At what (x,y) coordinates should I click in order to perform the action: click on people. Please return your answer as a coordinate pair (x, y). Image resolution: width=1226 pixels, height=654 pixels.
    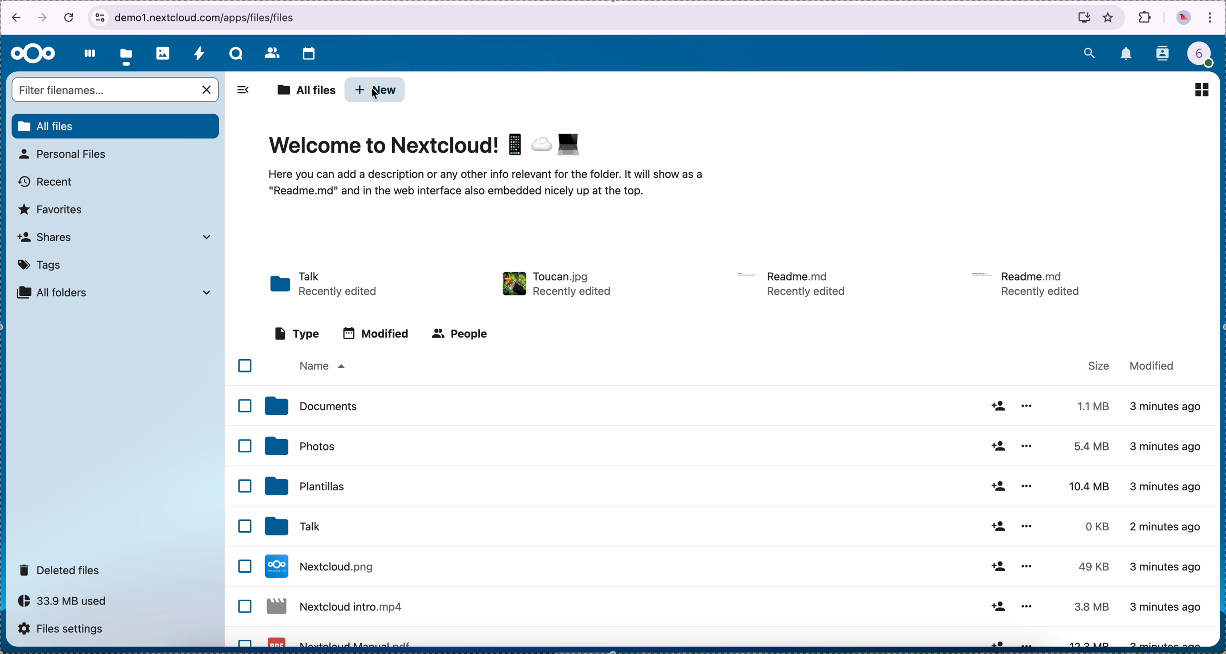
    Looking at the image, I should click on (459, 333).